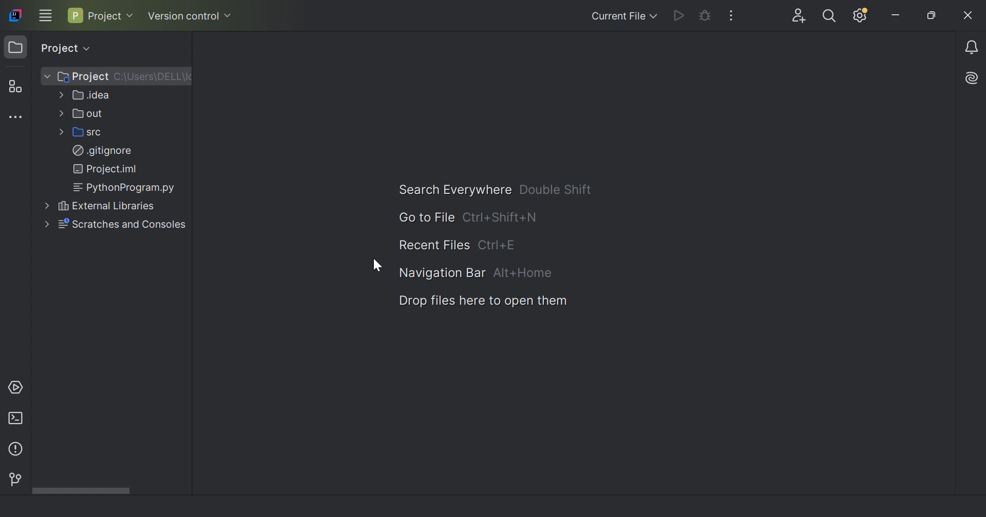 The image size is (986, 517). What do you see at coordinates (523, 272) in the screenshot?
I see `Alt+Home` at bounding box center [523, 272].